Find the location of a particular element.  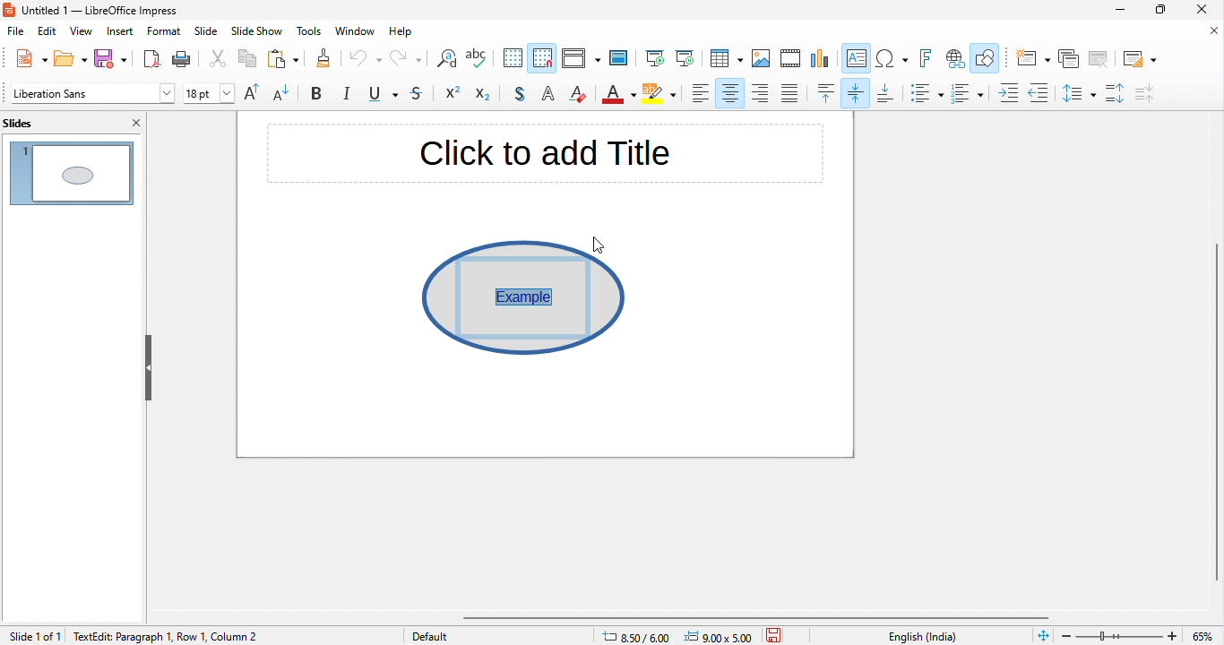

align bottom is located at coordinates (886, 94).